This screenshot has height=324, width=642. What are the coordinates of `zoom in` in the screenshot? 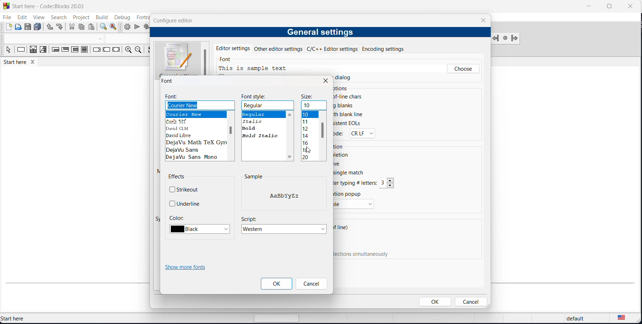 It's located at (127, 50).